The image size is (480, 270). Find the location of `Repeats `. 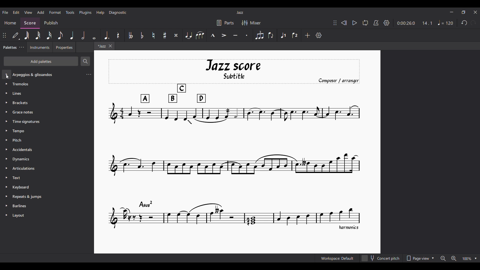

Repeats  is located at coordinates (27, 197).